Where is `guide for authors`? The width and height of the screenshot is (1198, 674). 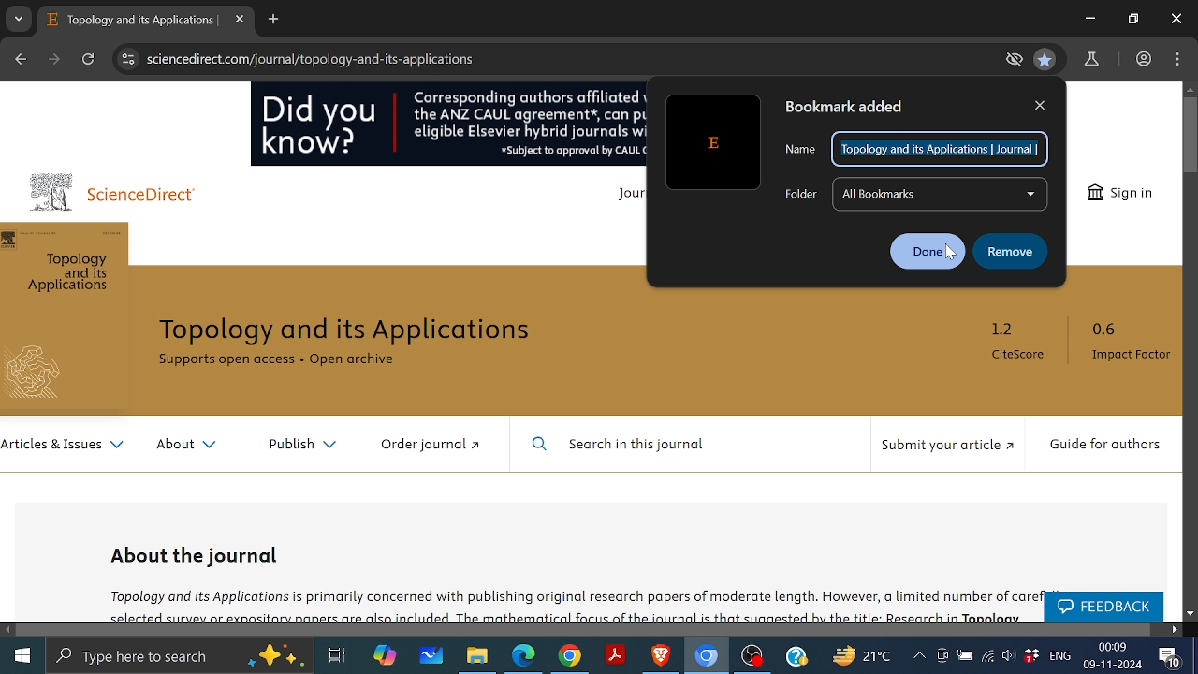
guide for authors is located at coordinates (1105, 447).